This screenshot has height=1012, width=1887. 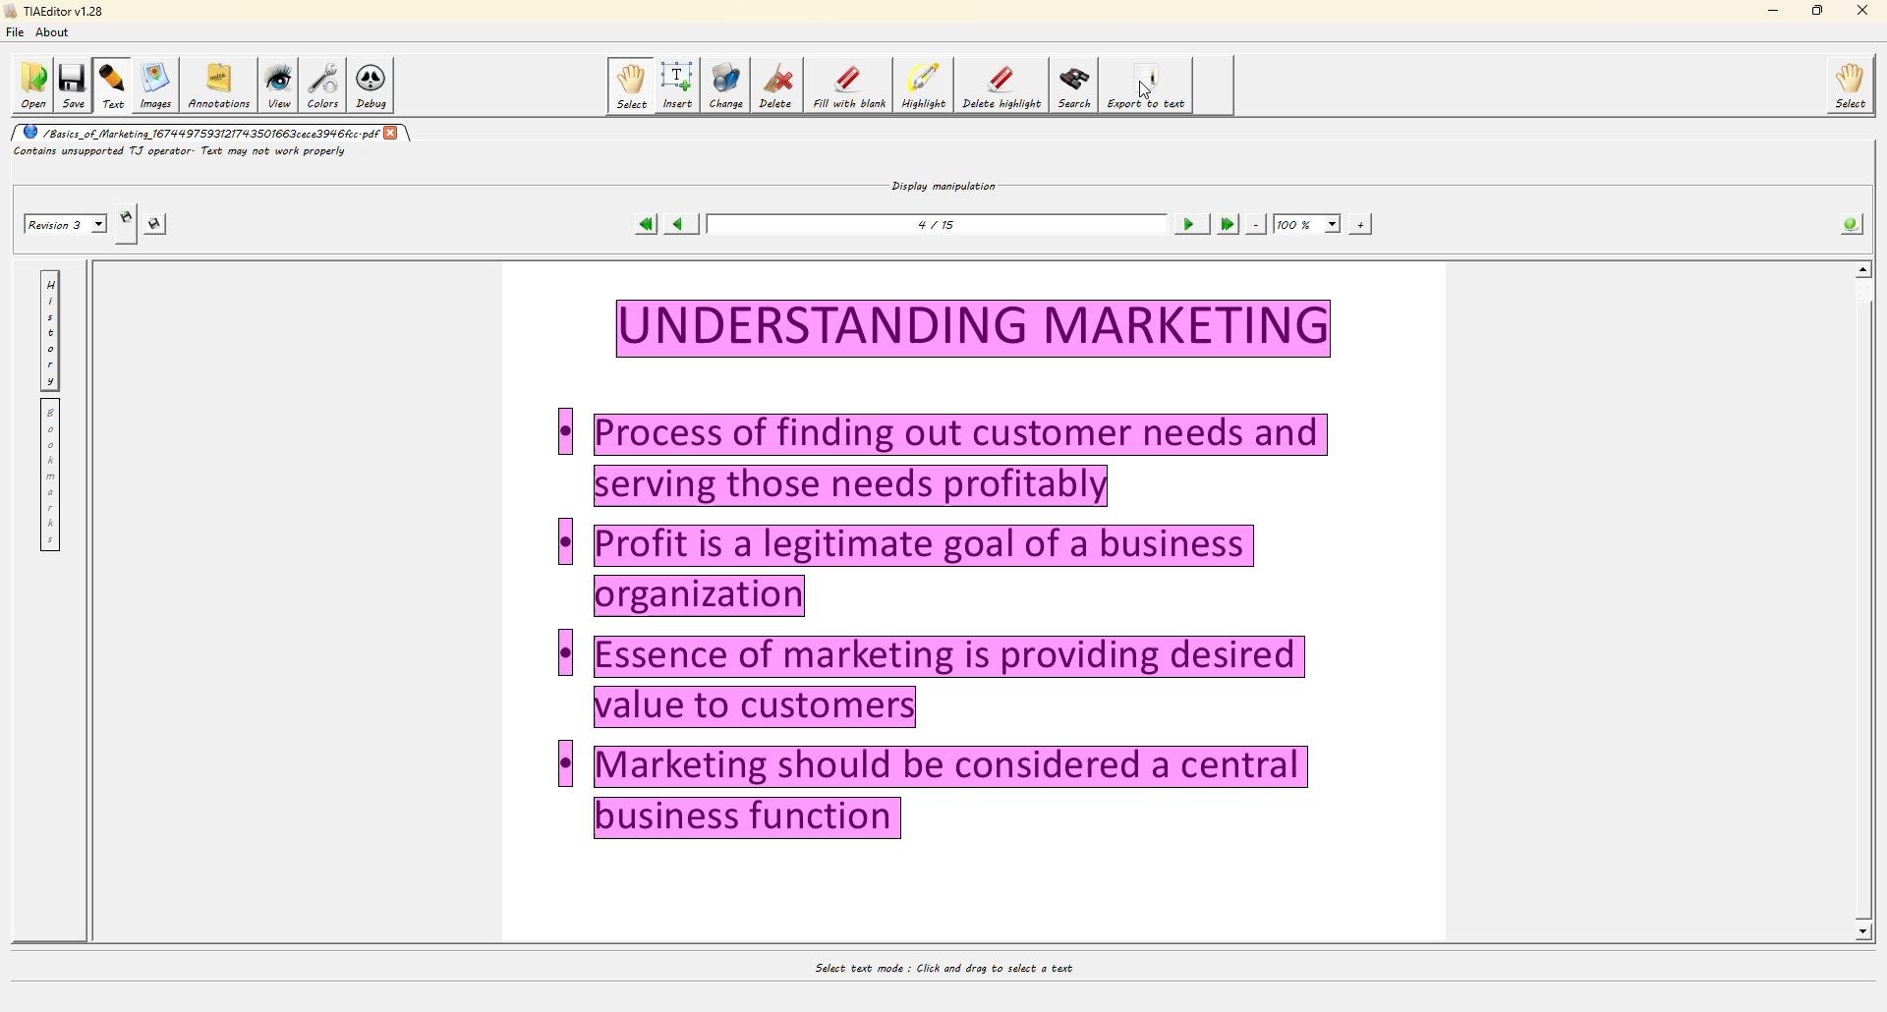 I want to click on cursor, so click(x=1153, y=89).